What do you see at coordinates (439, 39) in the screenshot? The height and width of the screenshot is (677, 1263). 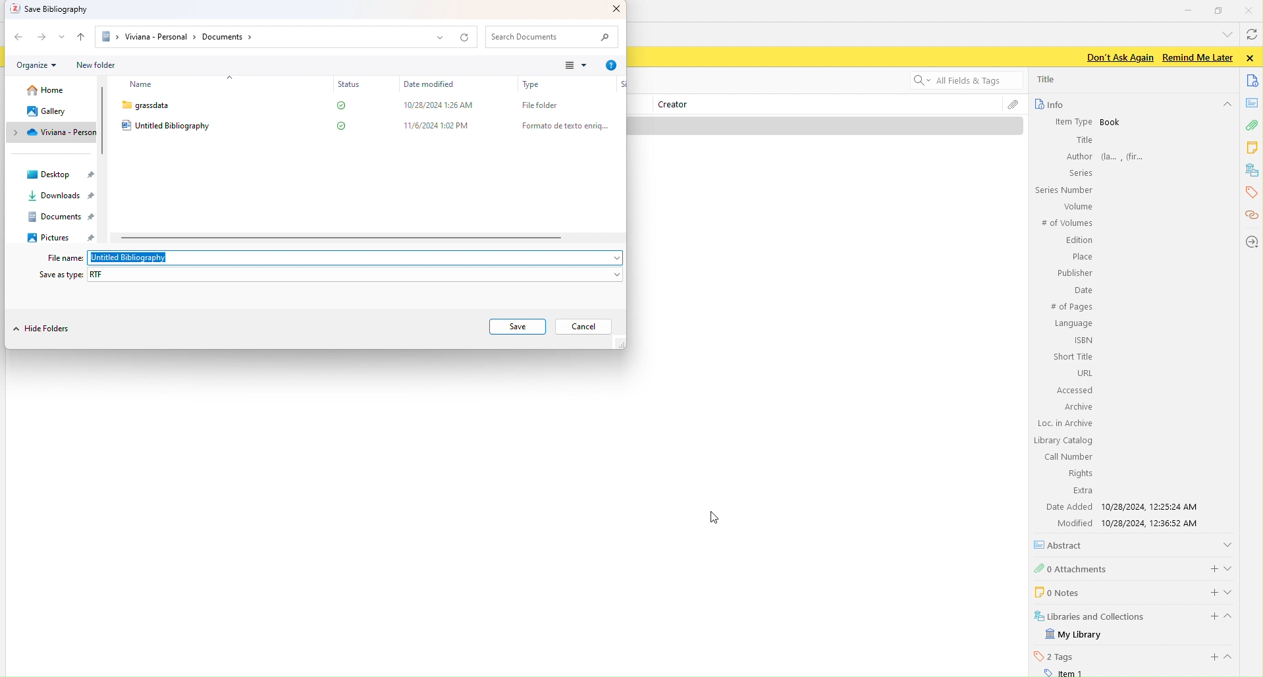 I see `Dropdown` at bounding box center [439, 39].